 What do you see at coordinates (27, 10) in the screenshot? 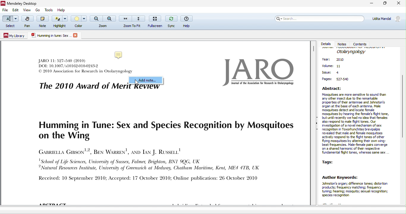
I see `view` at bounding box center [27, 10].